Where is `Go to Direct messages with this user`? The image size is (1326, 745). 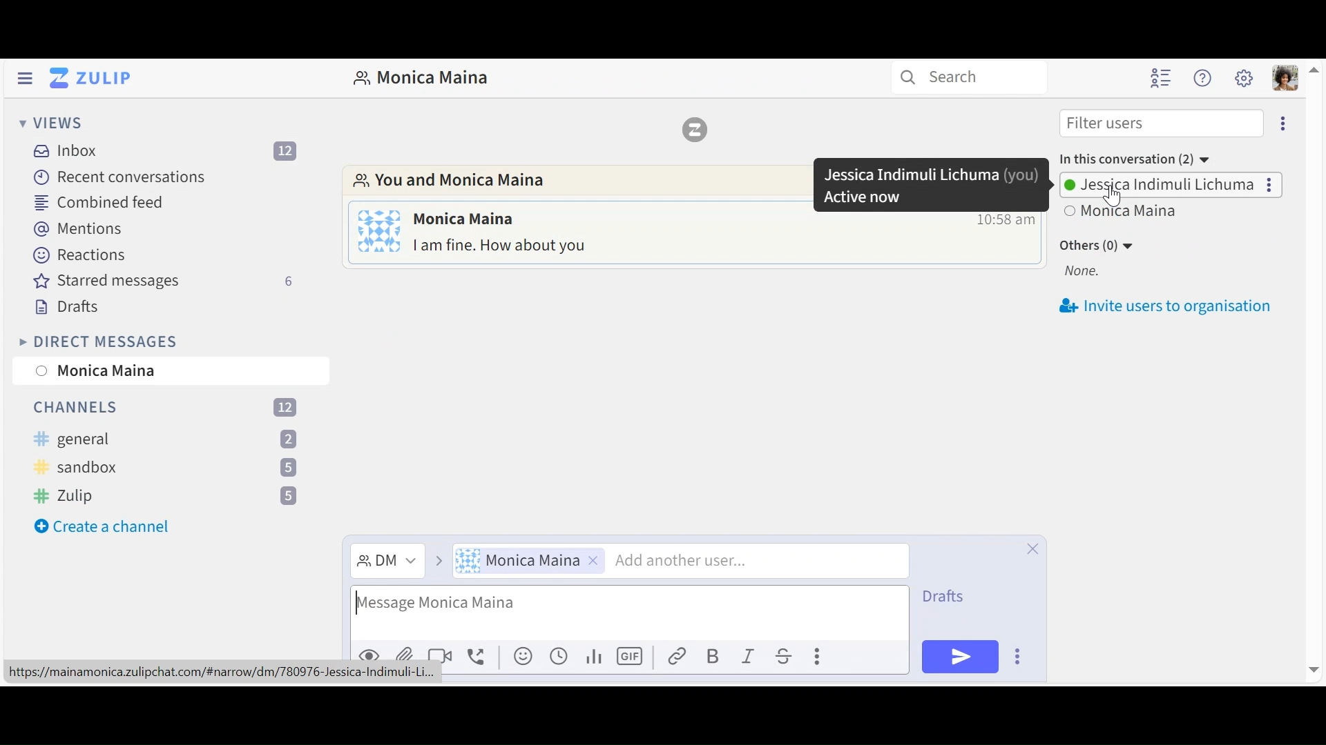
Go to Direct messages with this user is located at coordinates (451, 183).